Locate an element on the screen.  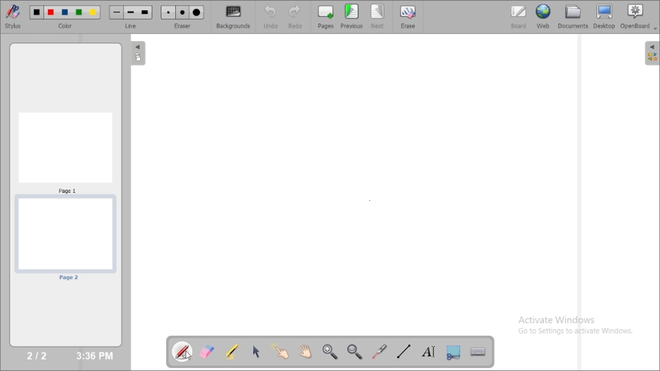
desktop is located at coordinates (605, 16).